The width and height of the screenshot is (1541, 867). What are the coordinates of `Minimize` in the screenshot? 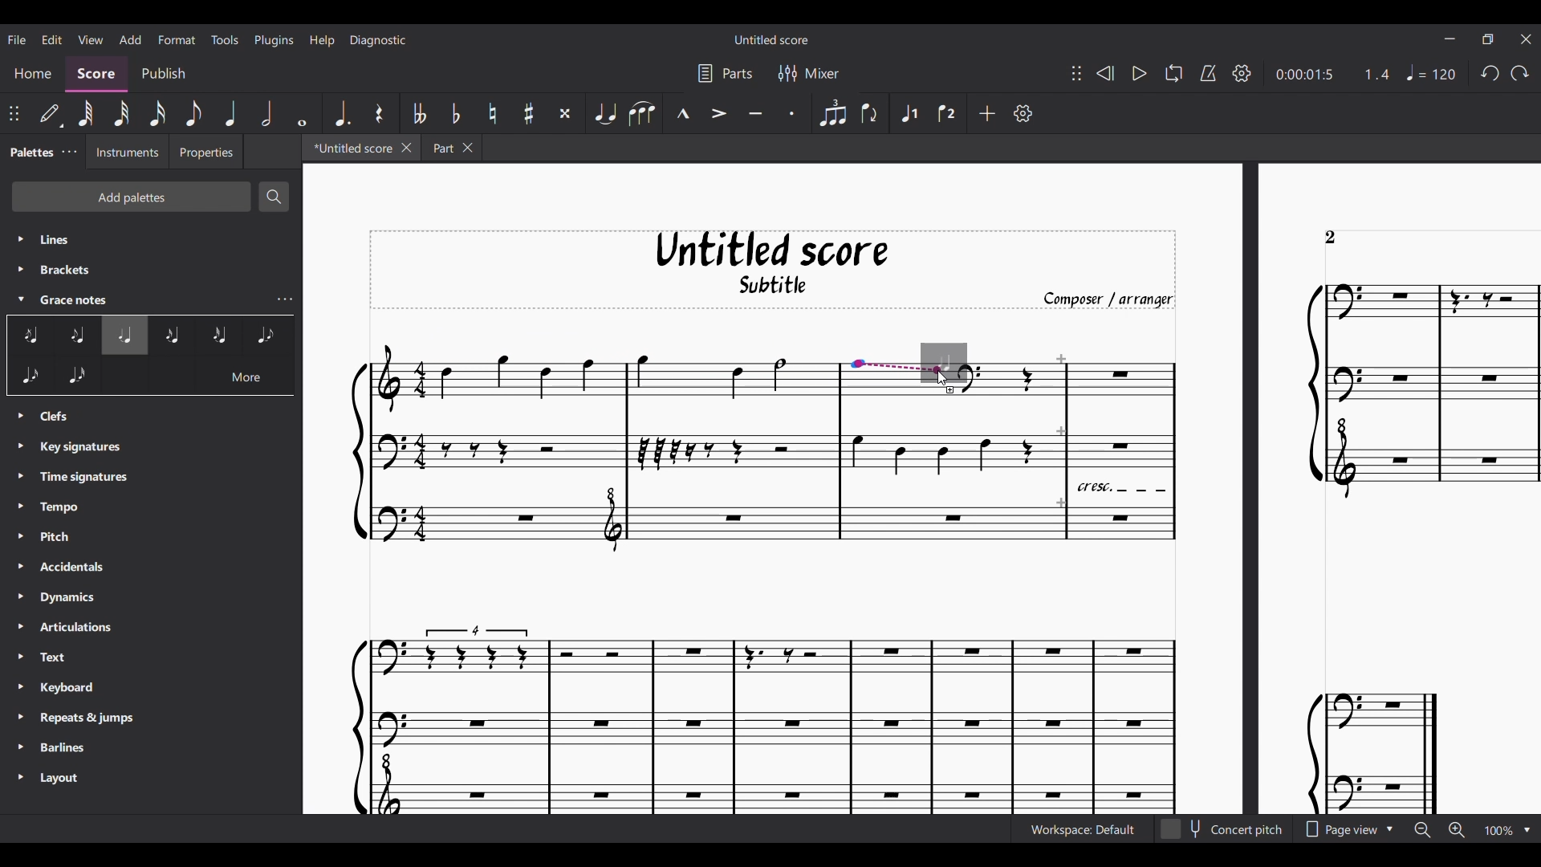 It's located at (1450, 39).